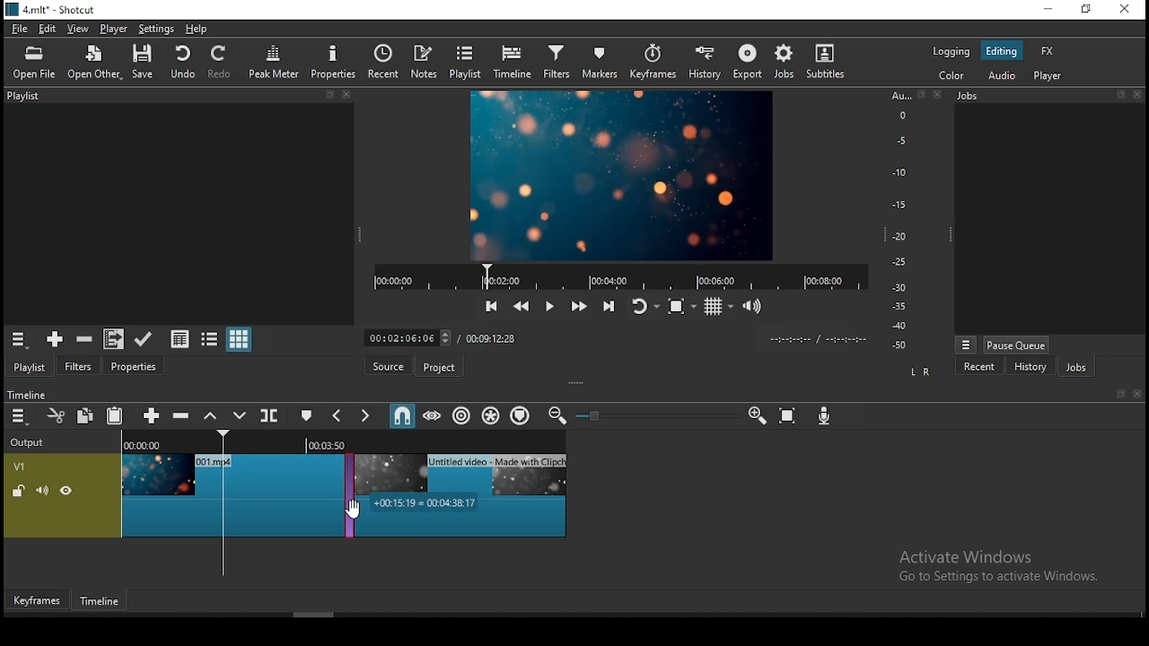 The image size is (1149, 646). I want to click on view as icons, so click(240, 340).